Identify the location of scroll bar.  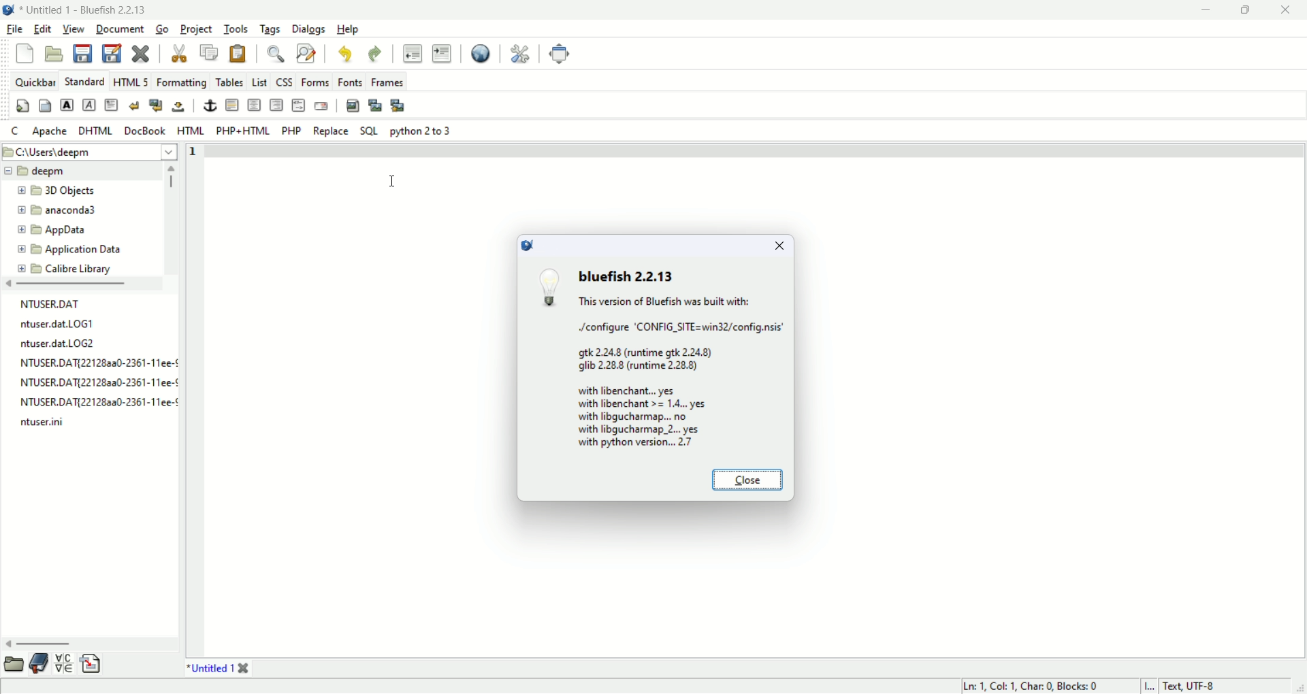
(82, 284).